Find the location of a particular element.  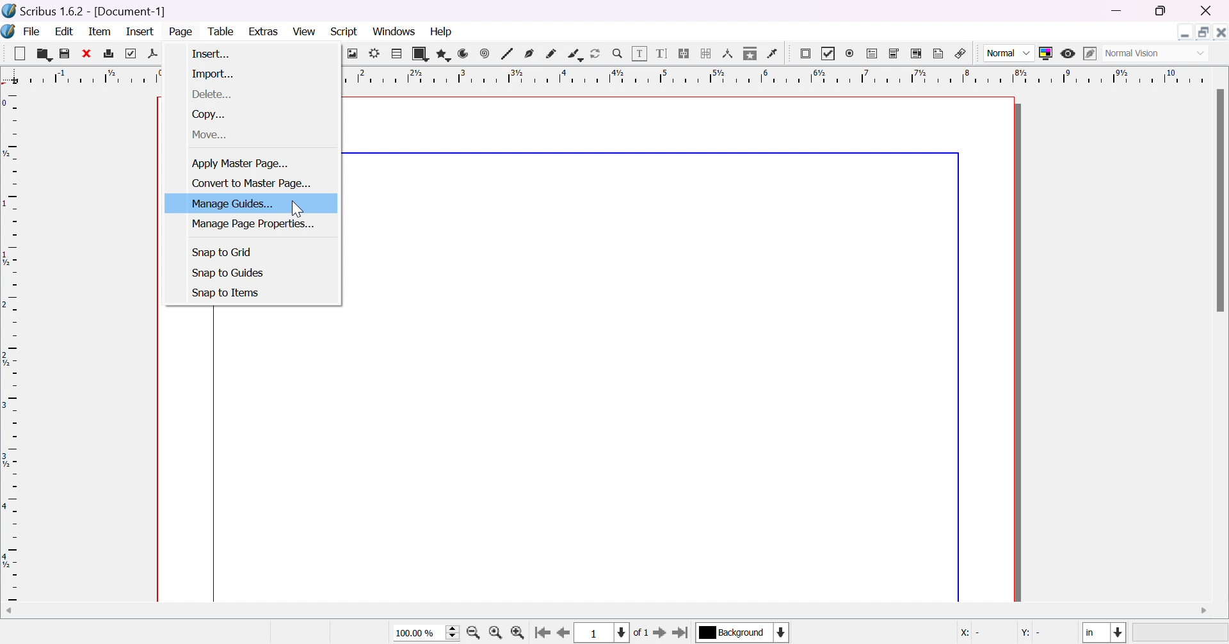

convert master page is located at coordinates (253, 183).